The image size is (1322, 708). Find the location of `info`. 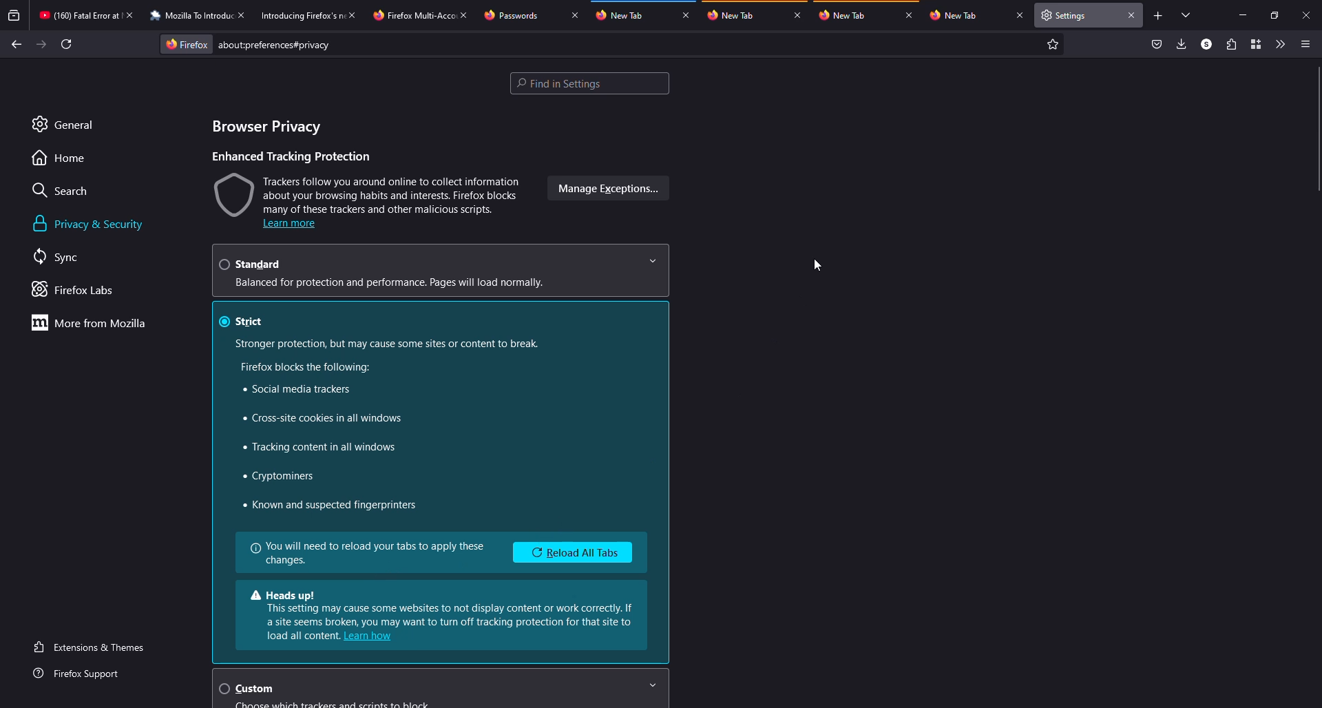

info is located at coordinates (440, 608).